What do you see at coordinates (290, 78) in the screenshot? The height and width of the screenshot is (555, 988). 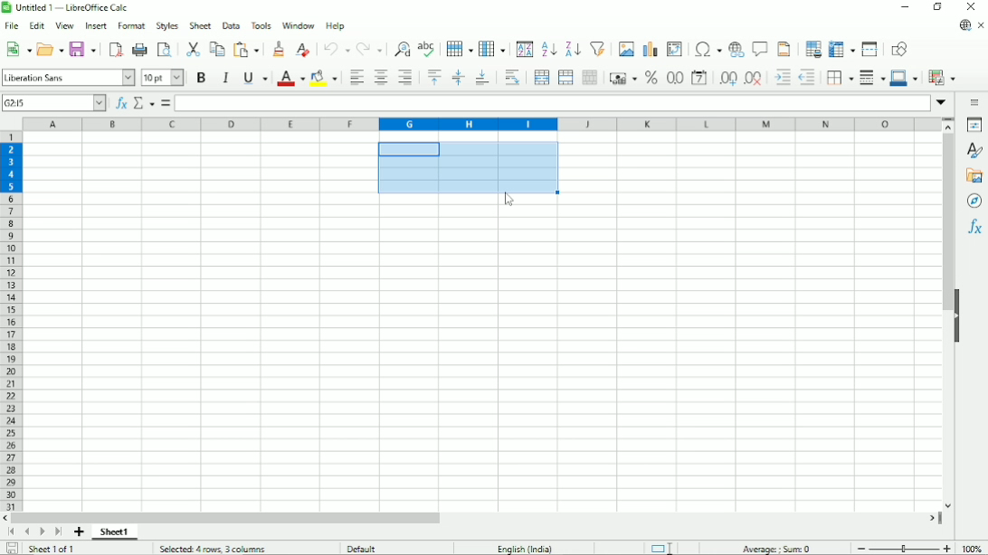 I see `Text color` at bounding box center [290, 78].